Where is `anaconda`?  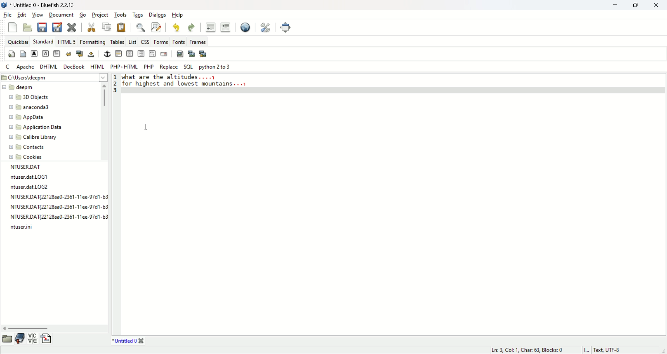 anaconda is located at coordinates (31, 108).